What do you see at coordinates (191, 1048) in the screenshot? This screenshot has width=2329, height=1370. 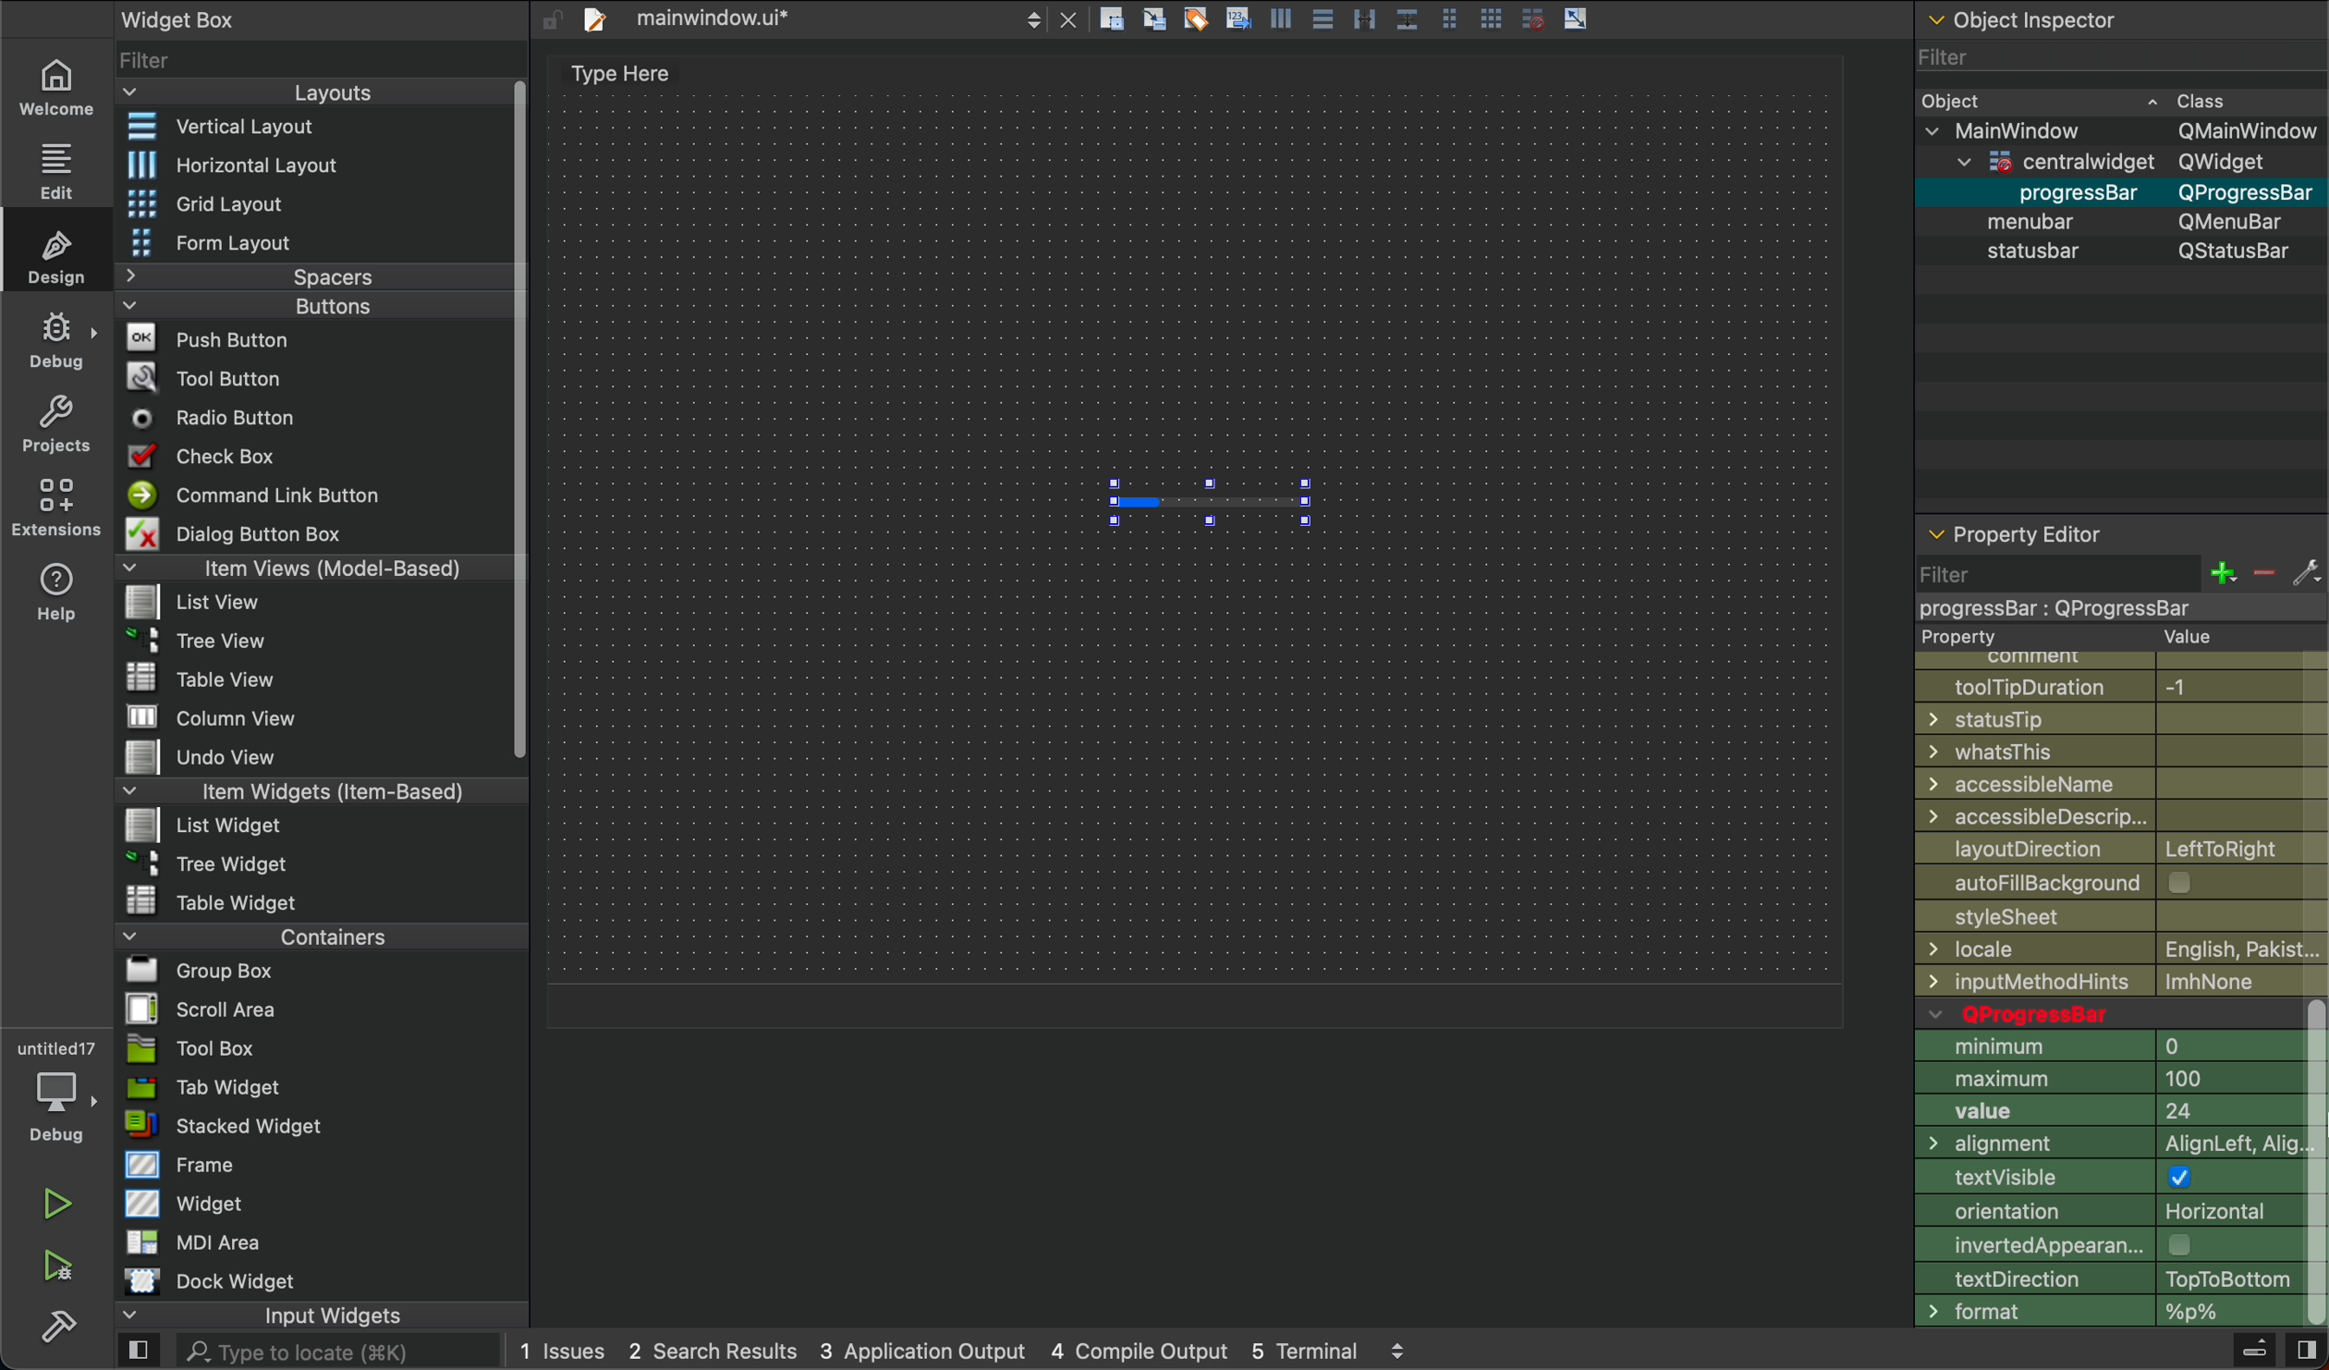 I see `Tool Box` at bounding box center [191, 1048].